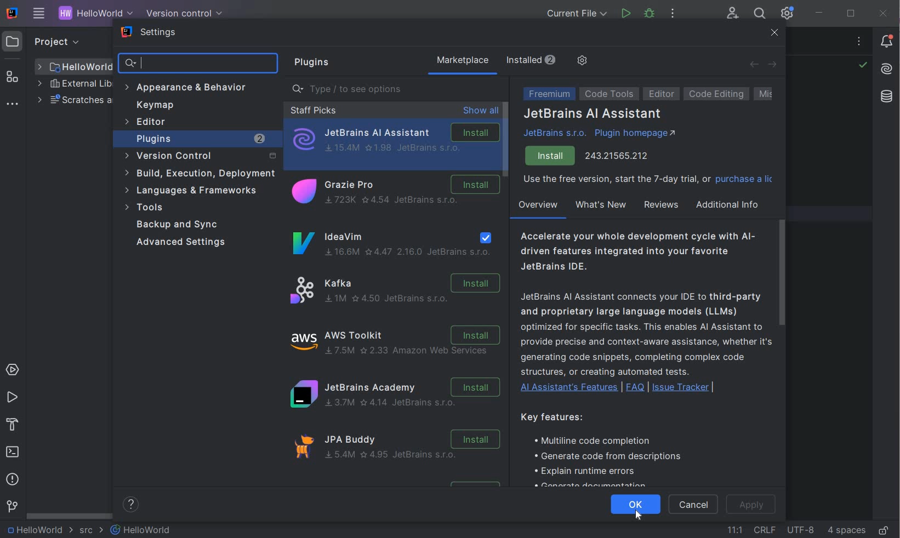 This screenshot has width=900, height=538. What do you see at coordinates (506, 140) in the screenshot?
I see `scrollbar` at bounding box center [506, 140].